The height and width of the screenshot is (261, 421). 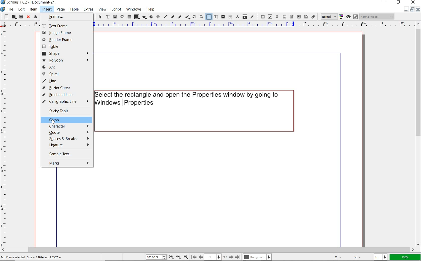 I want to click on close, so click(x=413, y=3).